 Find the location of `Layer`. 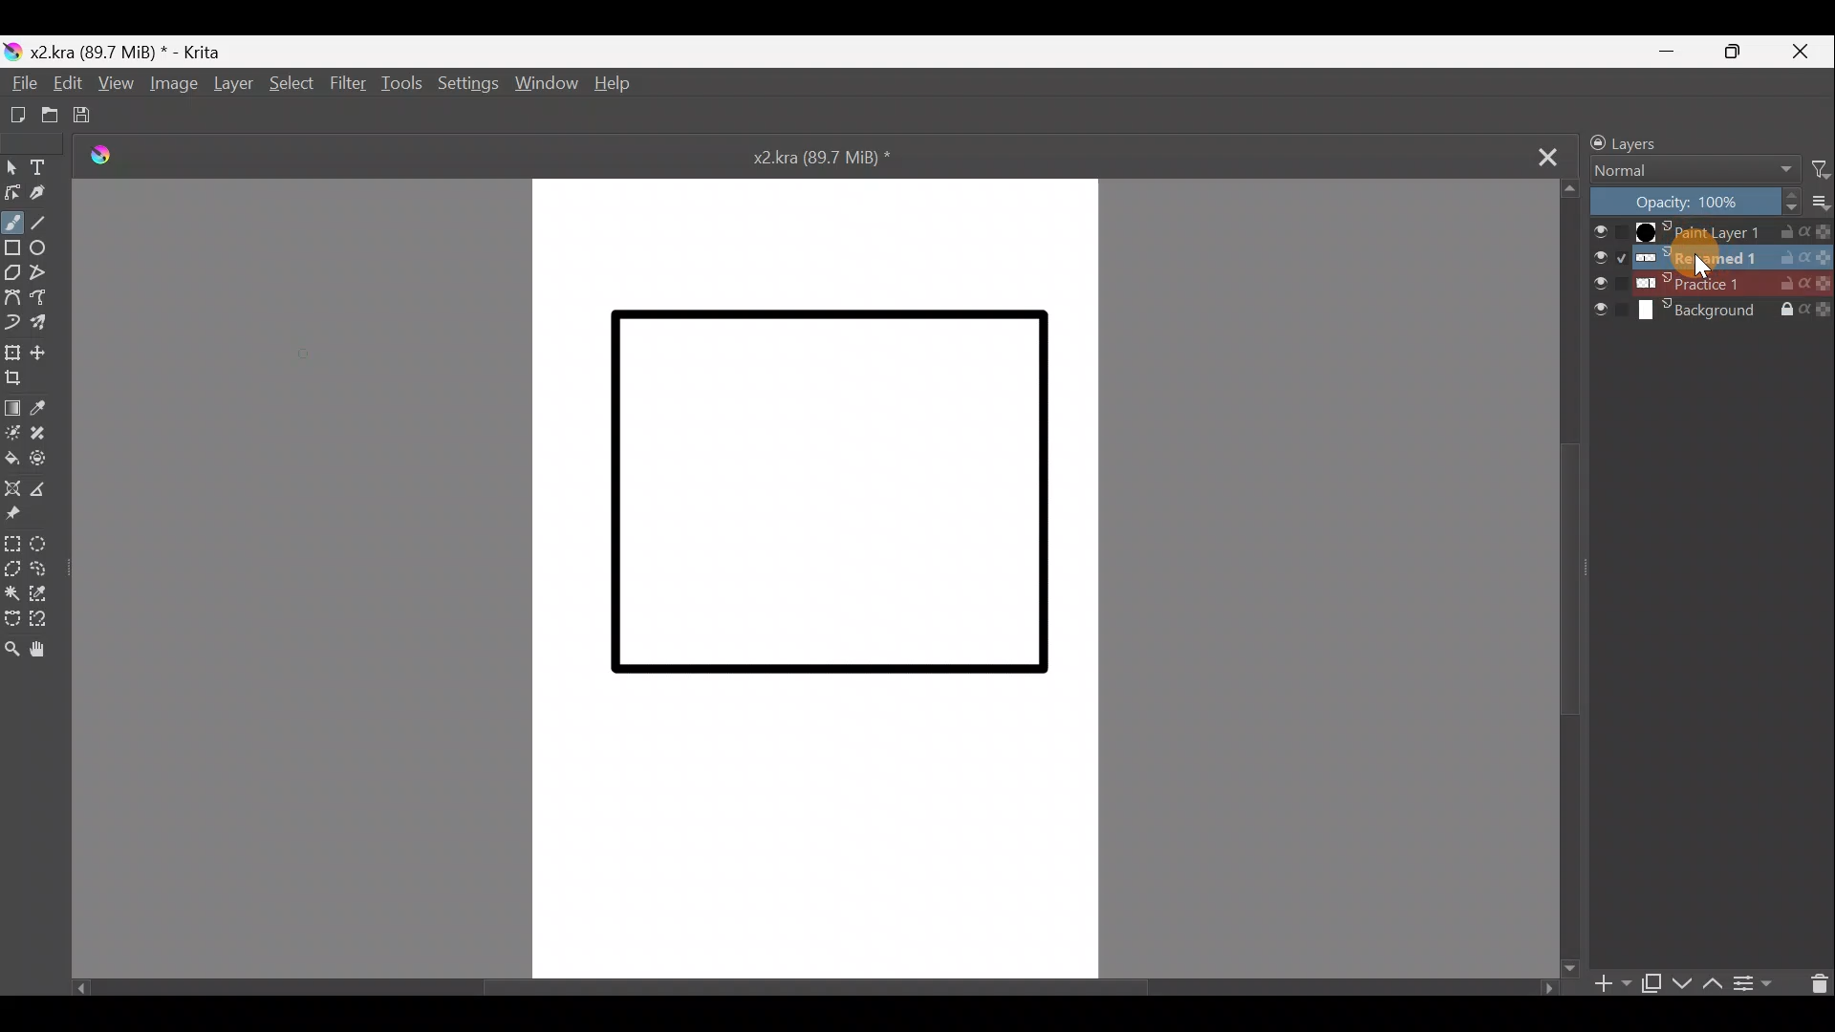

Layer is located at coordinates (232, 84).